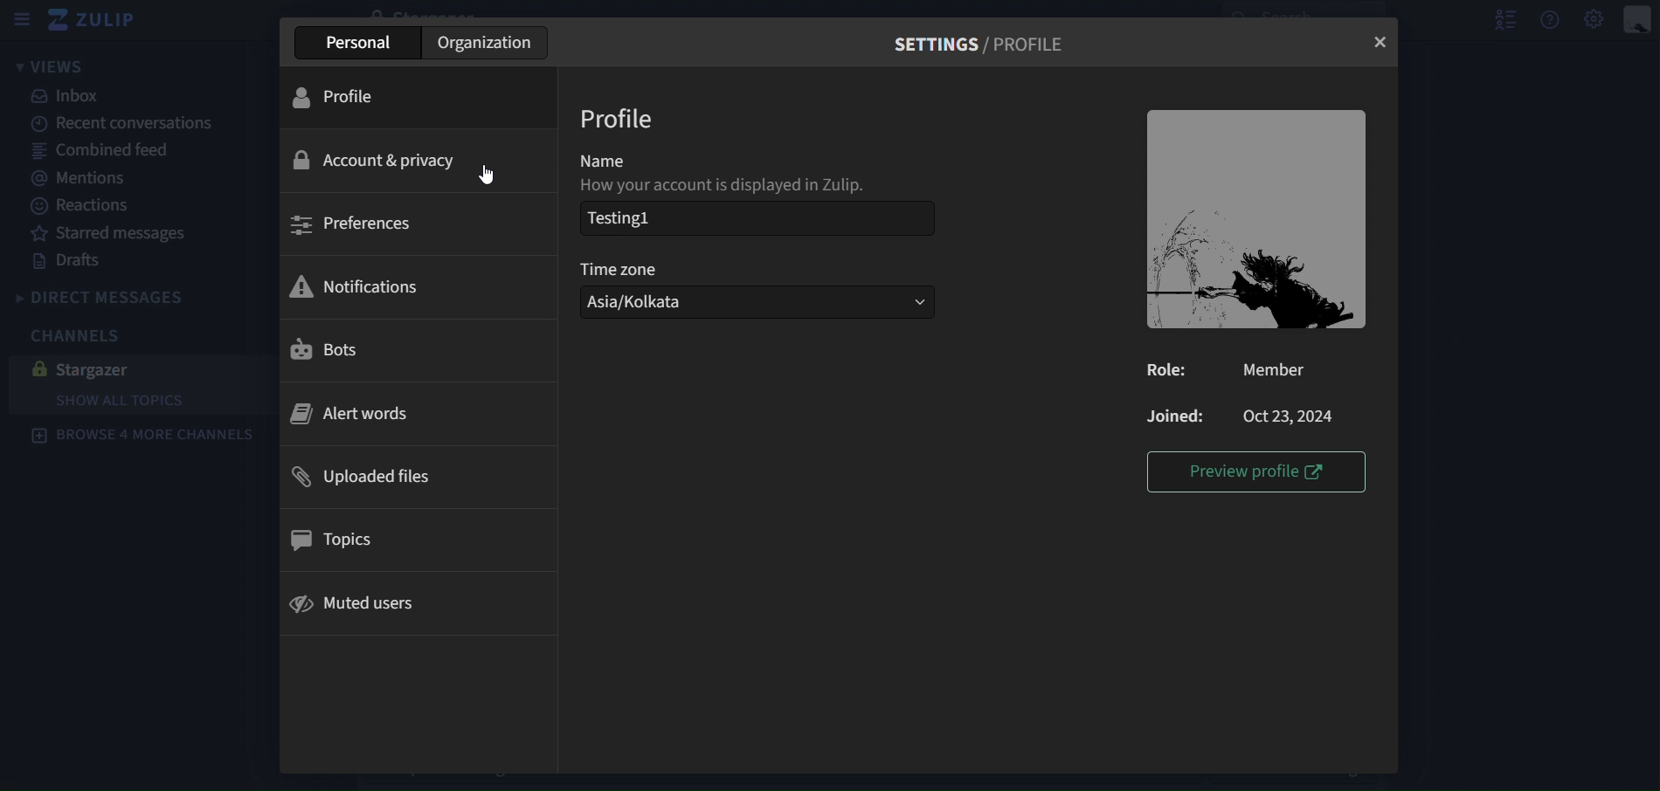 The image size is (1660, 791). I want to click on show all topics, so click(137, 400).